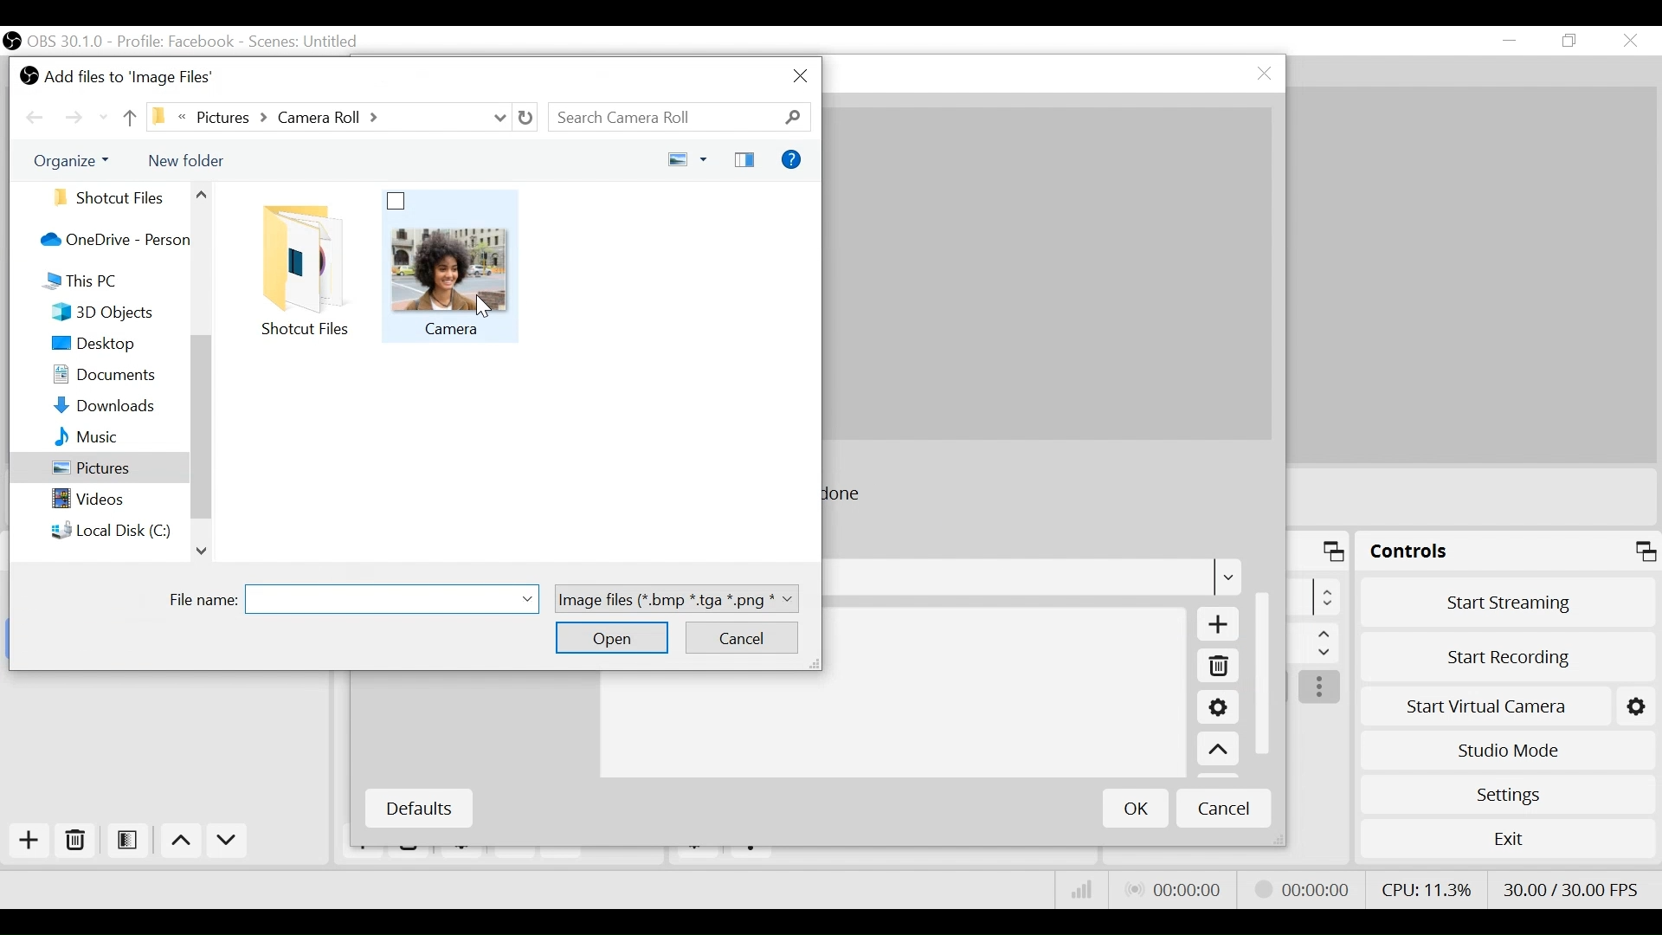  Describe the element at coordinates (1217, 710) in the screenshot. I see `Settings` at that location.